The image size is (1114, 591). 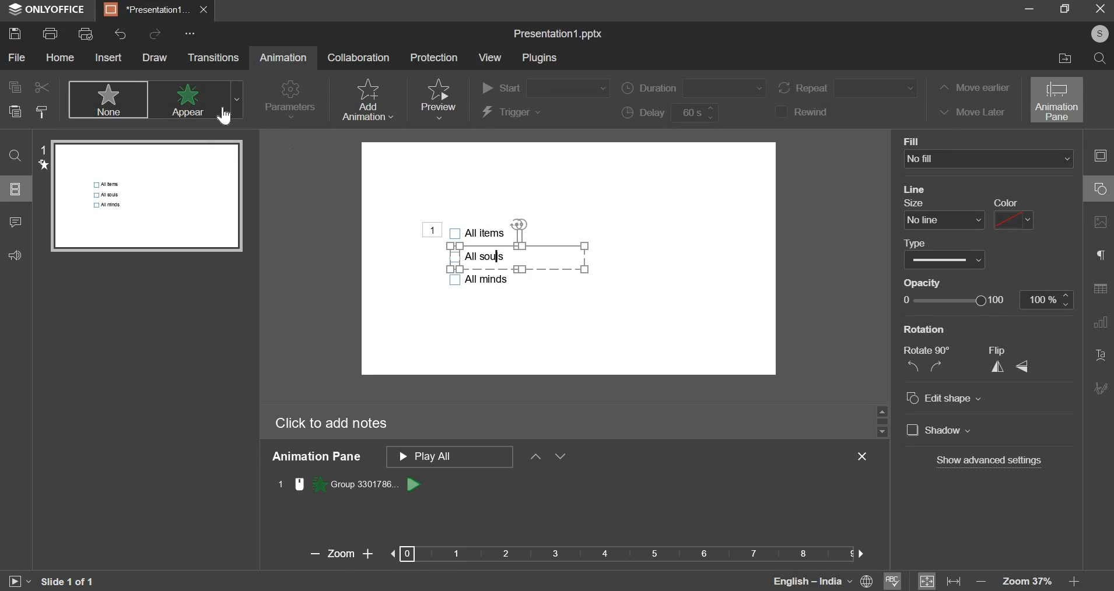 I want to click on insert, so click(x=107, y=57).